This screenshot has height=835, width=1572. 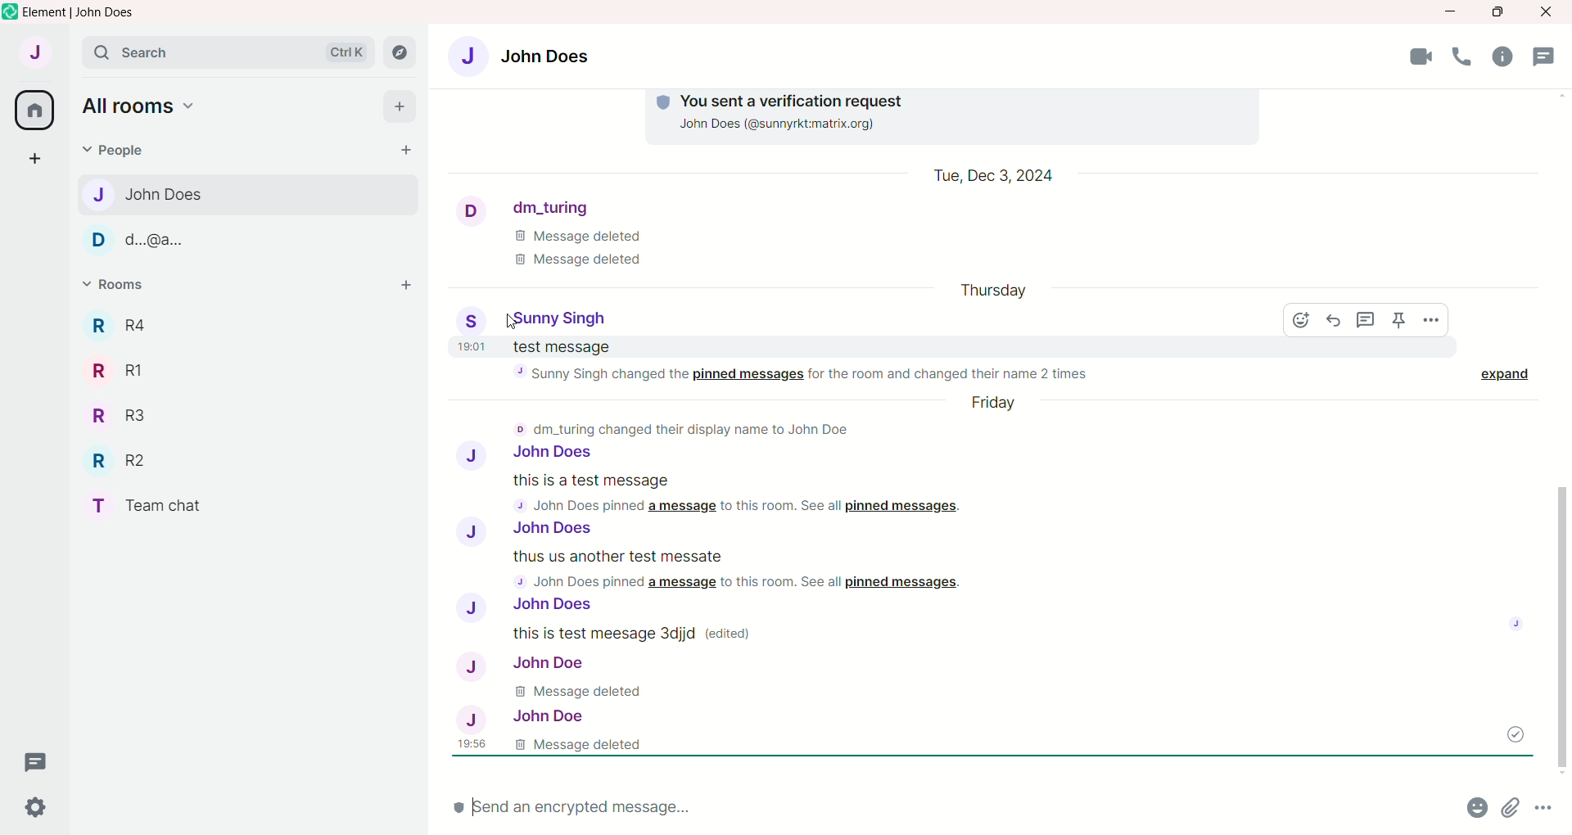 What do you see at coordinates (630, 634) in the screenshot?
I see `this is test message` at bounding box center [630, 634].